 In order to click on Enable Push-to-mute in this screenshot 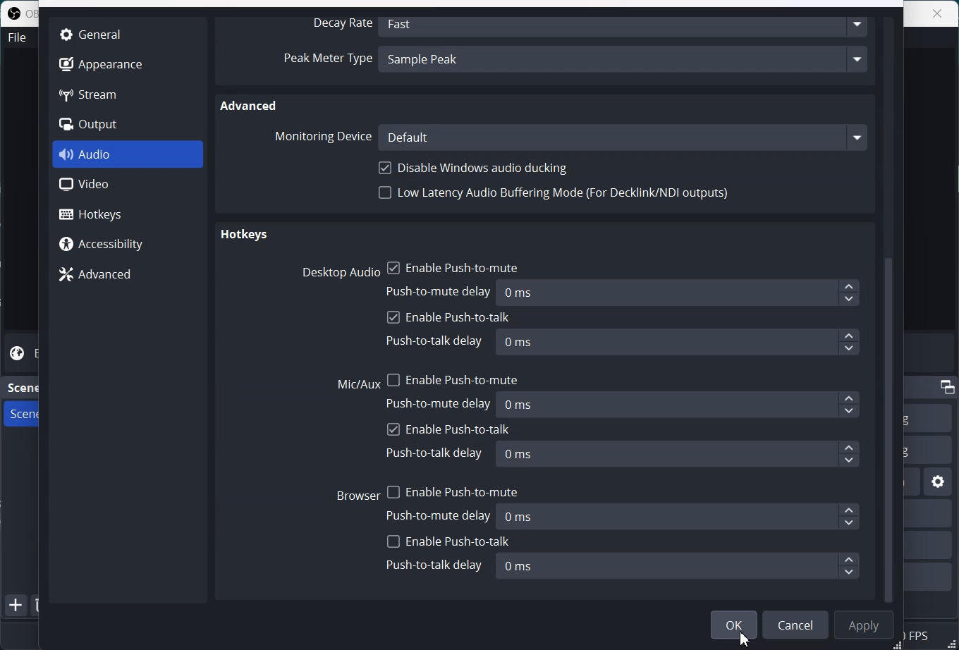, I will do `click(453, 377)`.